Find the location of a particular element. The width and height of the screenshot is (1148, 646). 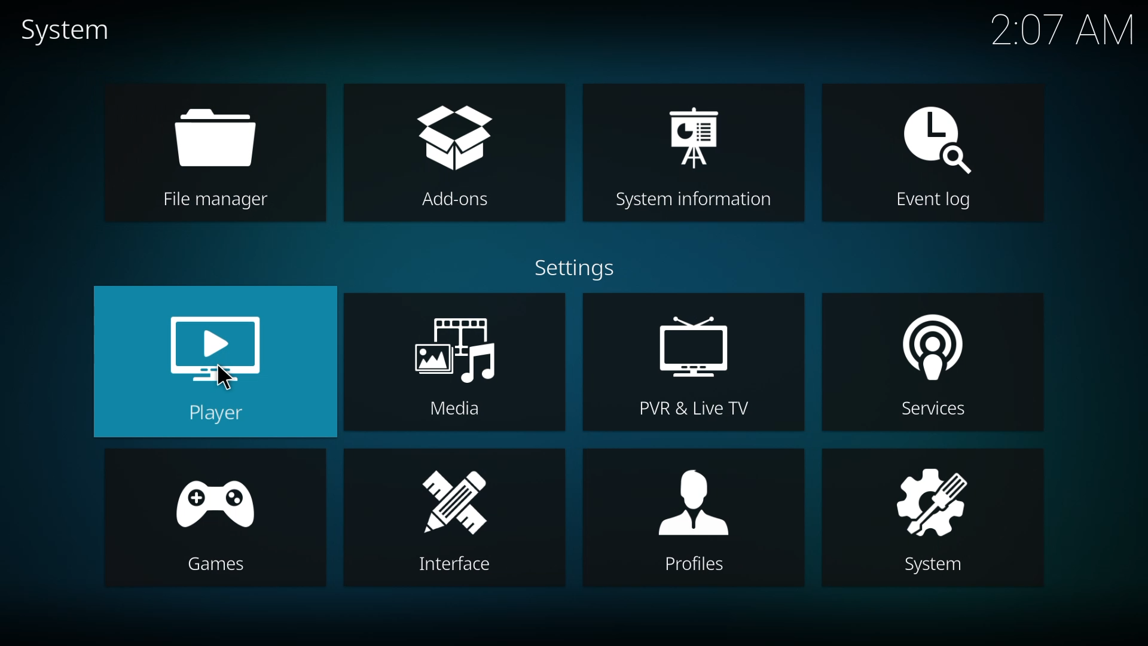

services is located at coordinates (933, 367).